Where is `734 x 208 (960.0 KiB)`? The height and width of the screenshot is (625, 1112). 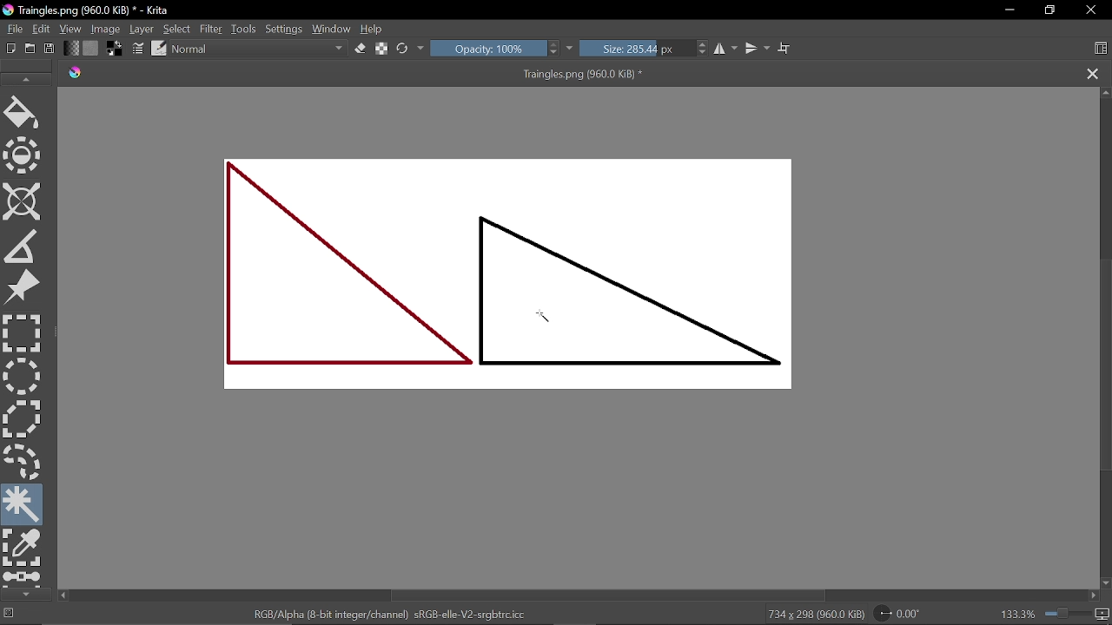
734 x 208 (960.0 KiB) is located at coordinates (816, 614).